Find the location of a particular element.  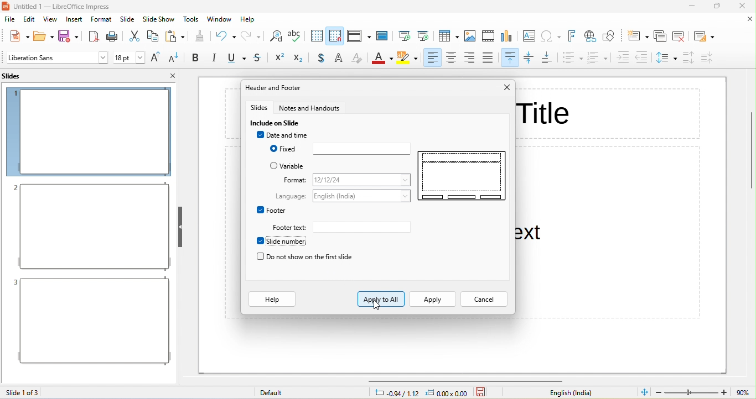

table is located at coordinates (449, 36).